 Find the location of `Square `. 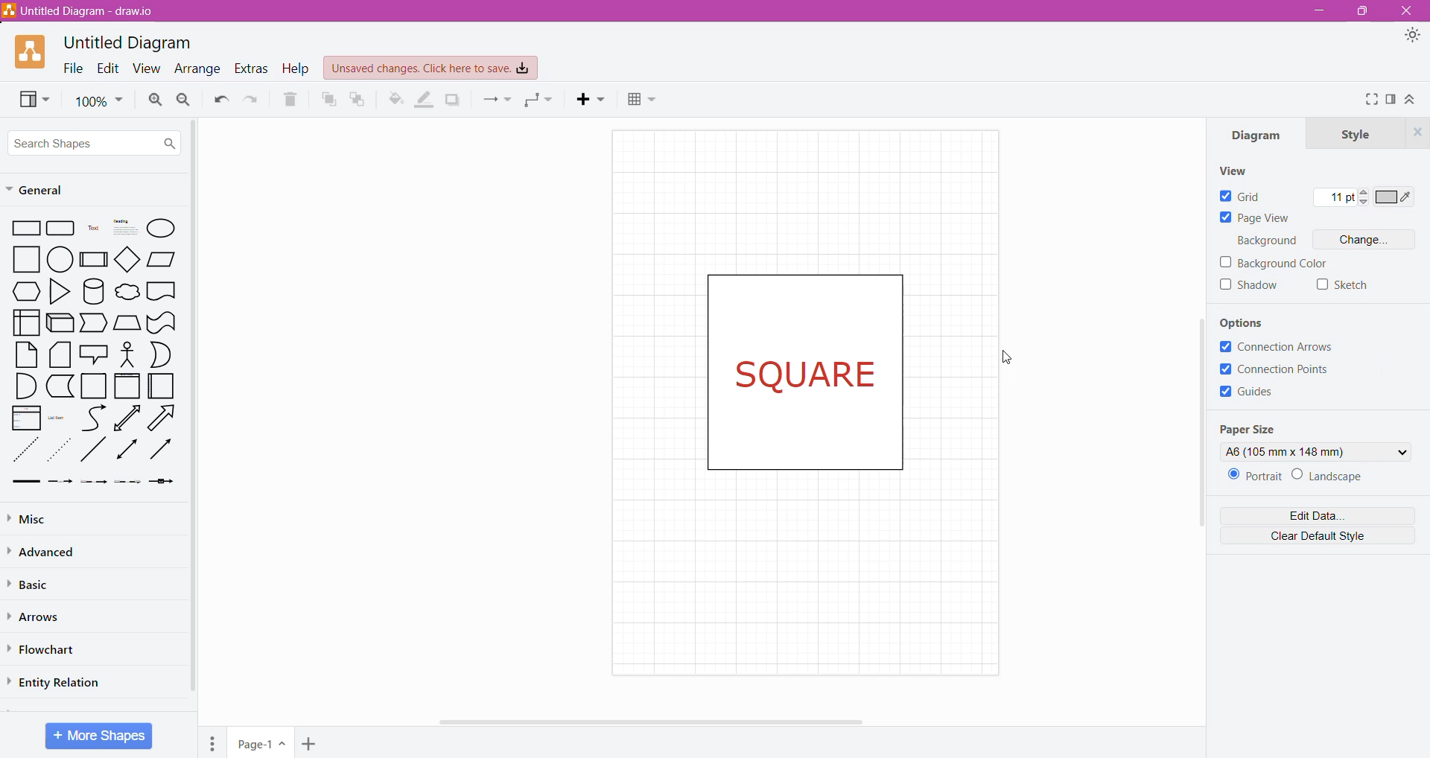

Square  is located at coordinates (92, 386).